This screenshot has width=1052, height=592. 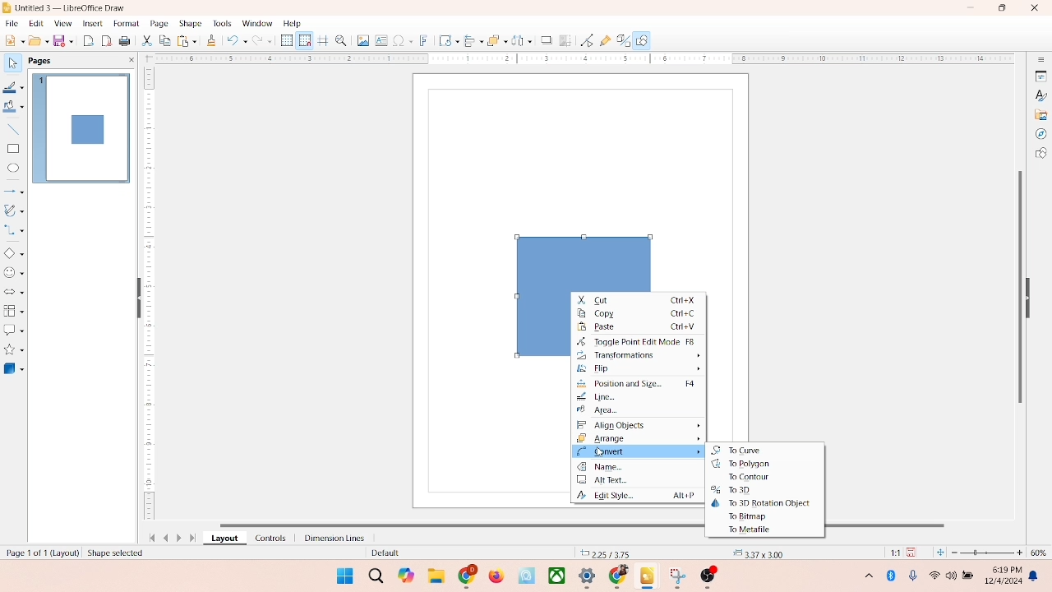 I want to click on first page, so click(x=149, y=536).